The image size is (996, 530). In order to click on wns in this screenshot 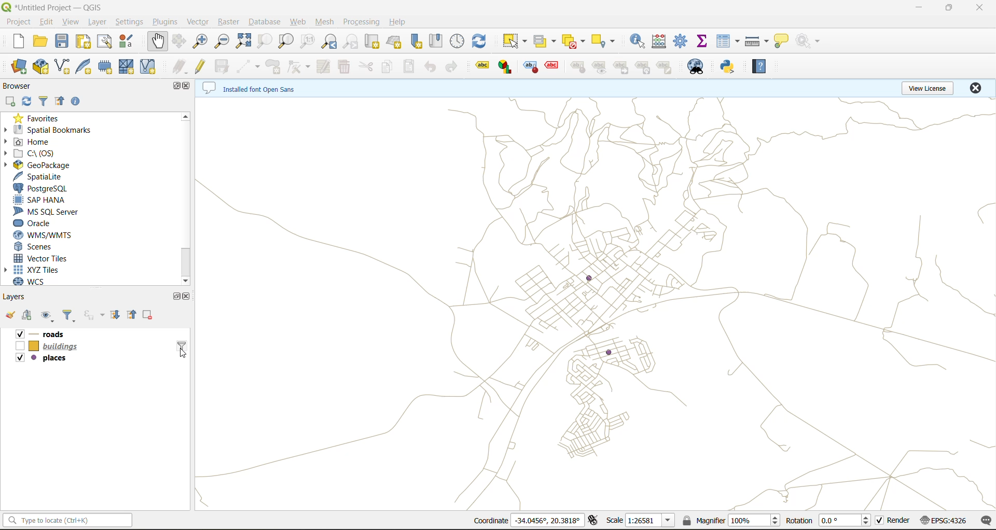, I will do `click(42, 235)`.